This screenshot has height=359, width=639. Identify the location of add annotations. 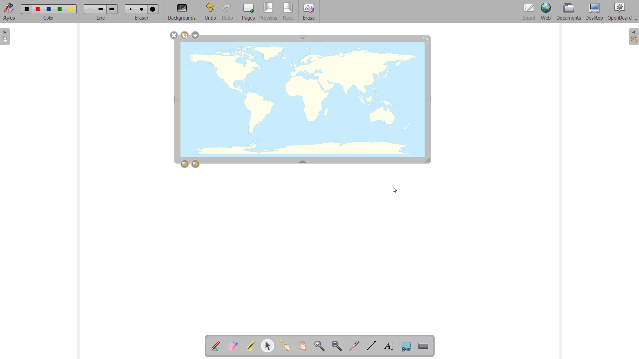
(216, 346).